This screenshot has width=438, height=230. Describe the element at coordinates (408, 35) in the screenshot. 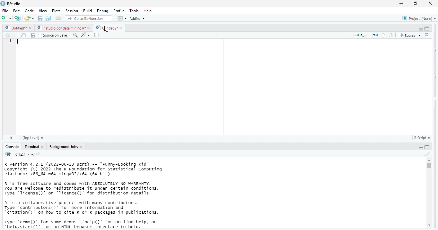

I see `source` at that location.